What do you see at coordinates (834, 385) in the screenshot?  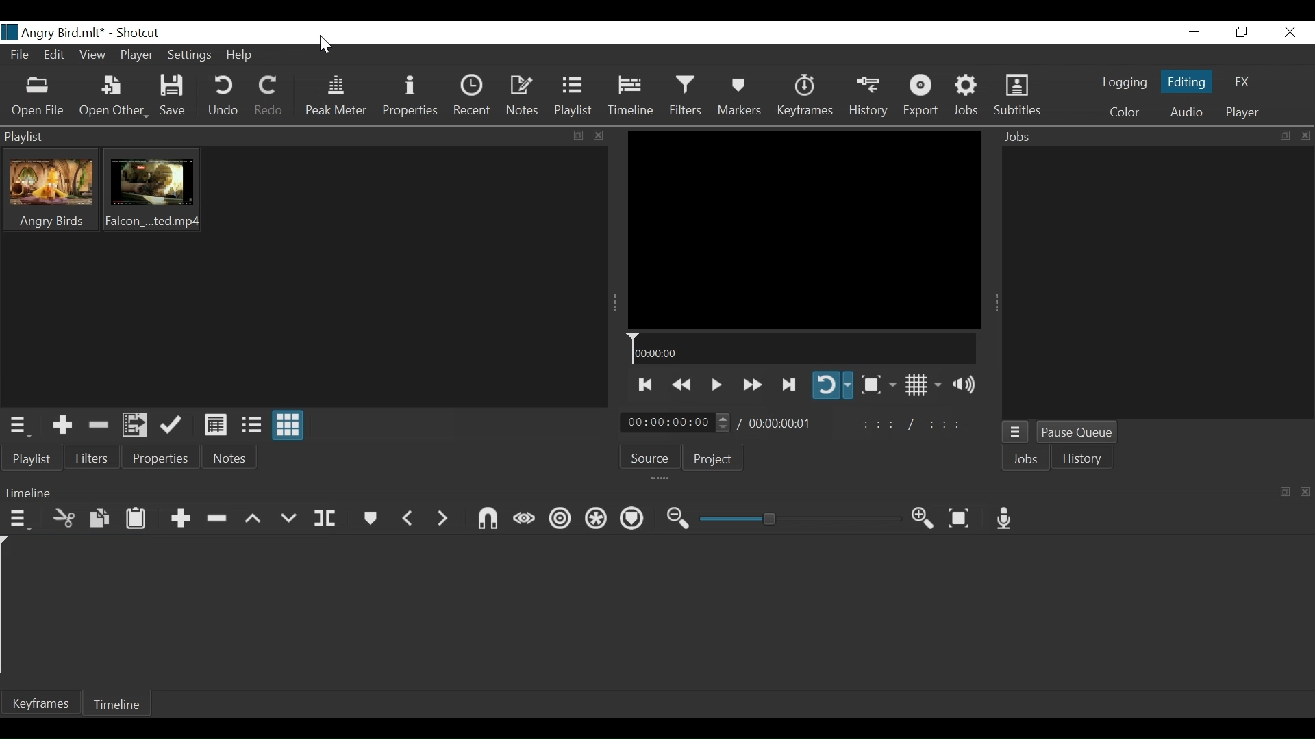 I see `Toggle player looping` at bounding box center [834, 385].